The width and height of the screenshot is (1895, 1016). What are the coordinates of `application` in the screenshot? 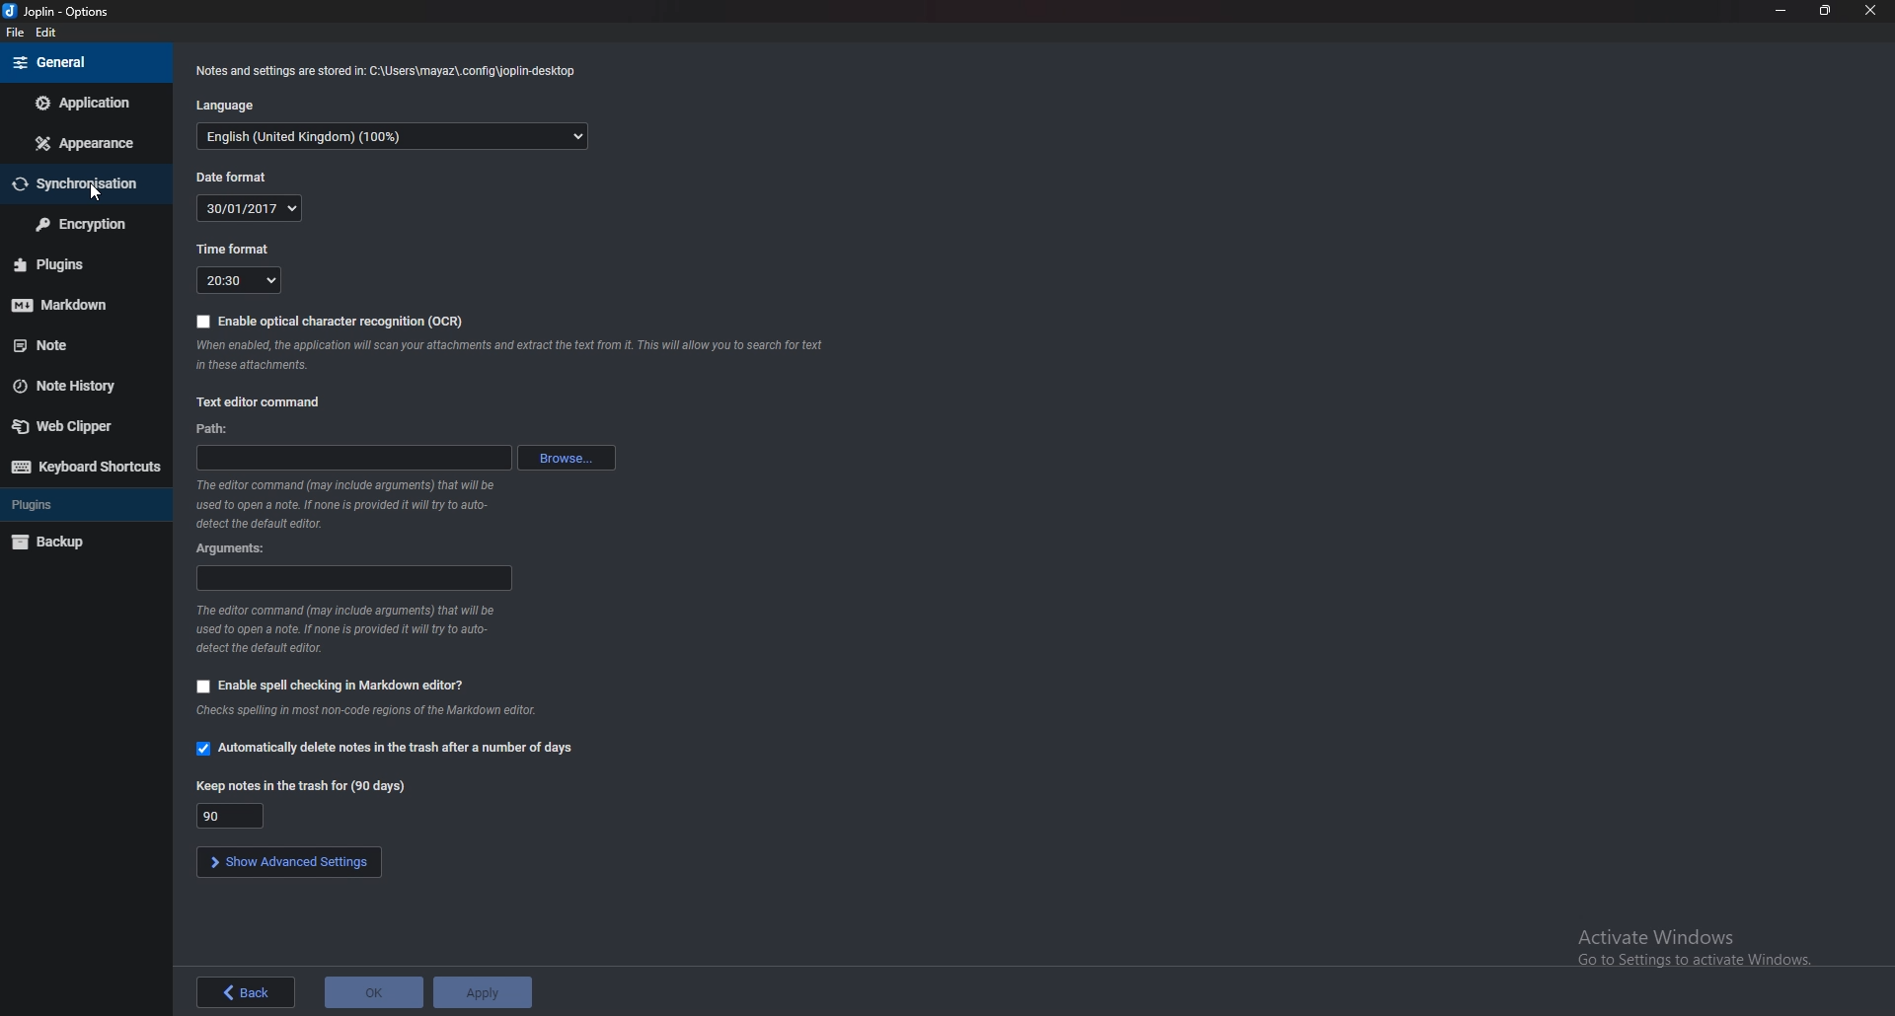 It's located at (86, 105).